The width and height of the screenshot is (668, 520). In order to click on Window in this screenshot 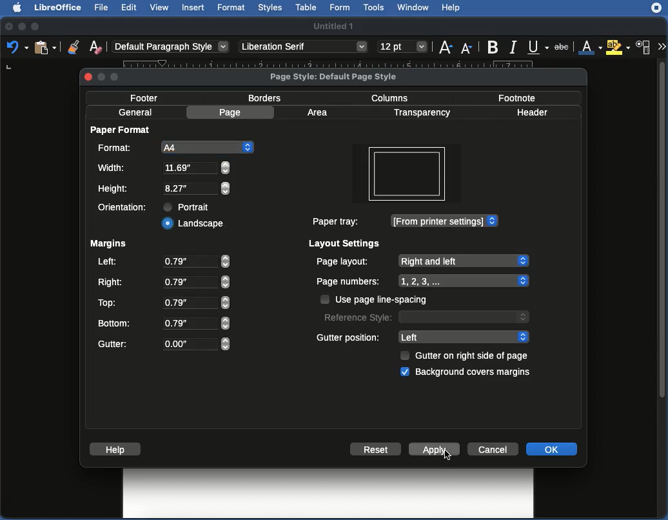, I will do `click(415, 8)`.